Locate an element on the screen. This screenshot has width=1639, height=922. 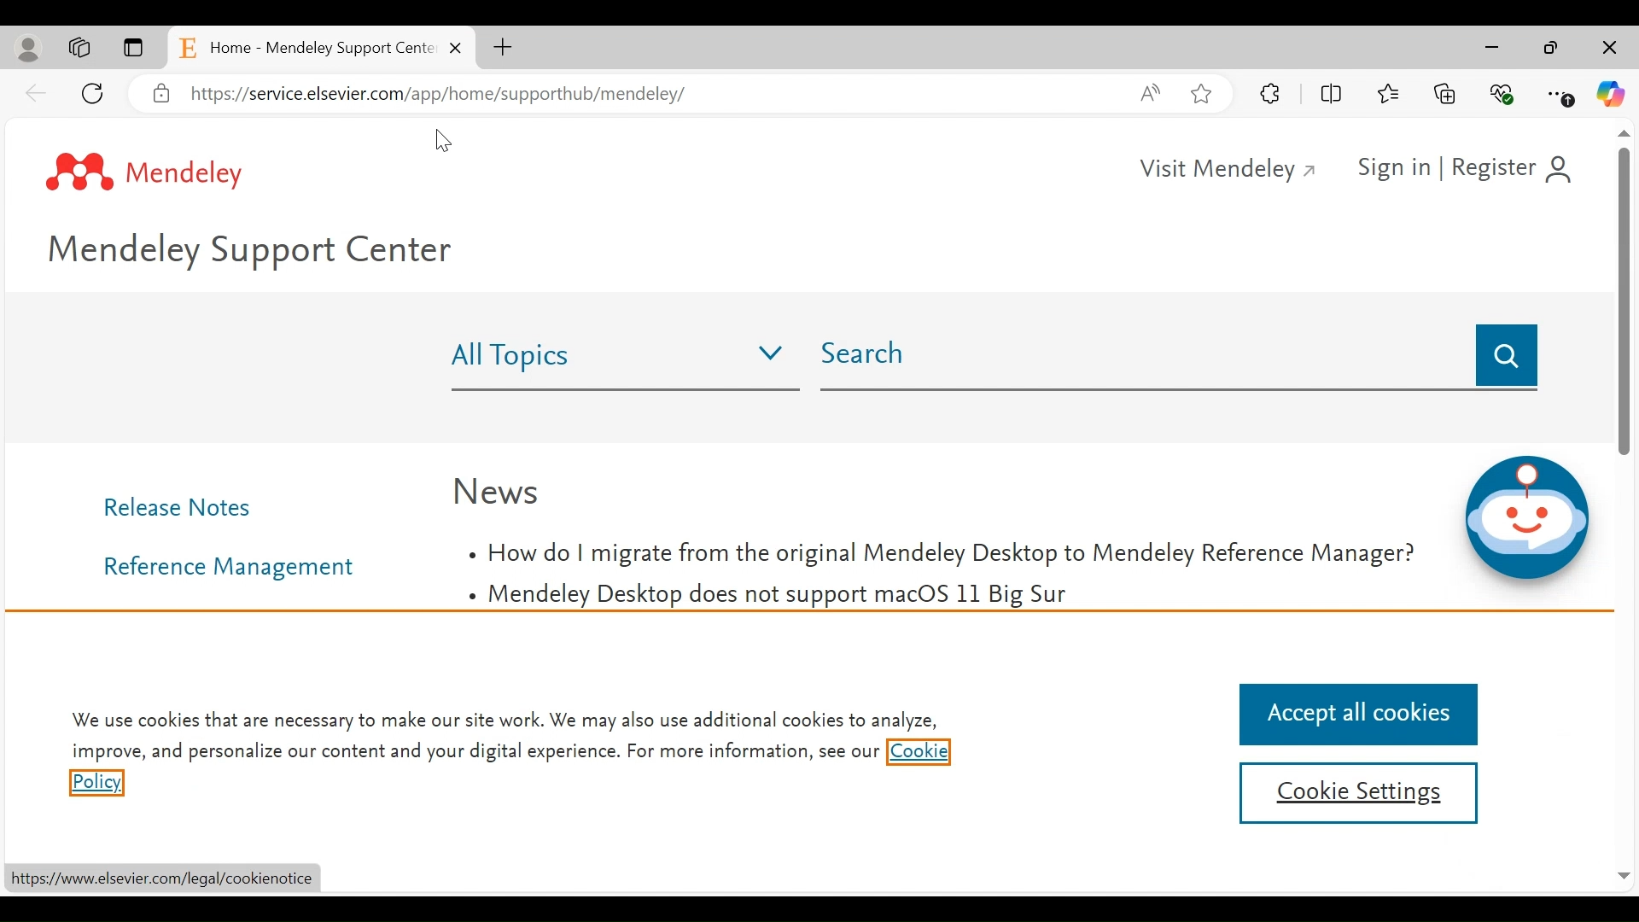
Cookie Settings is located at coordinates (1356, 794).